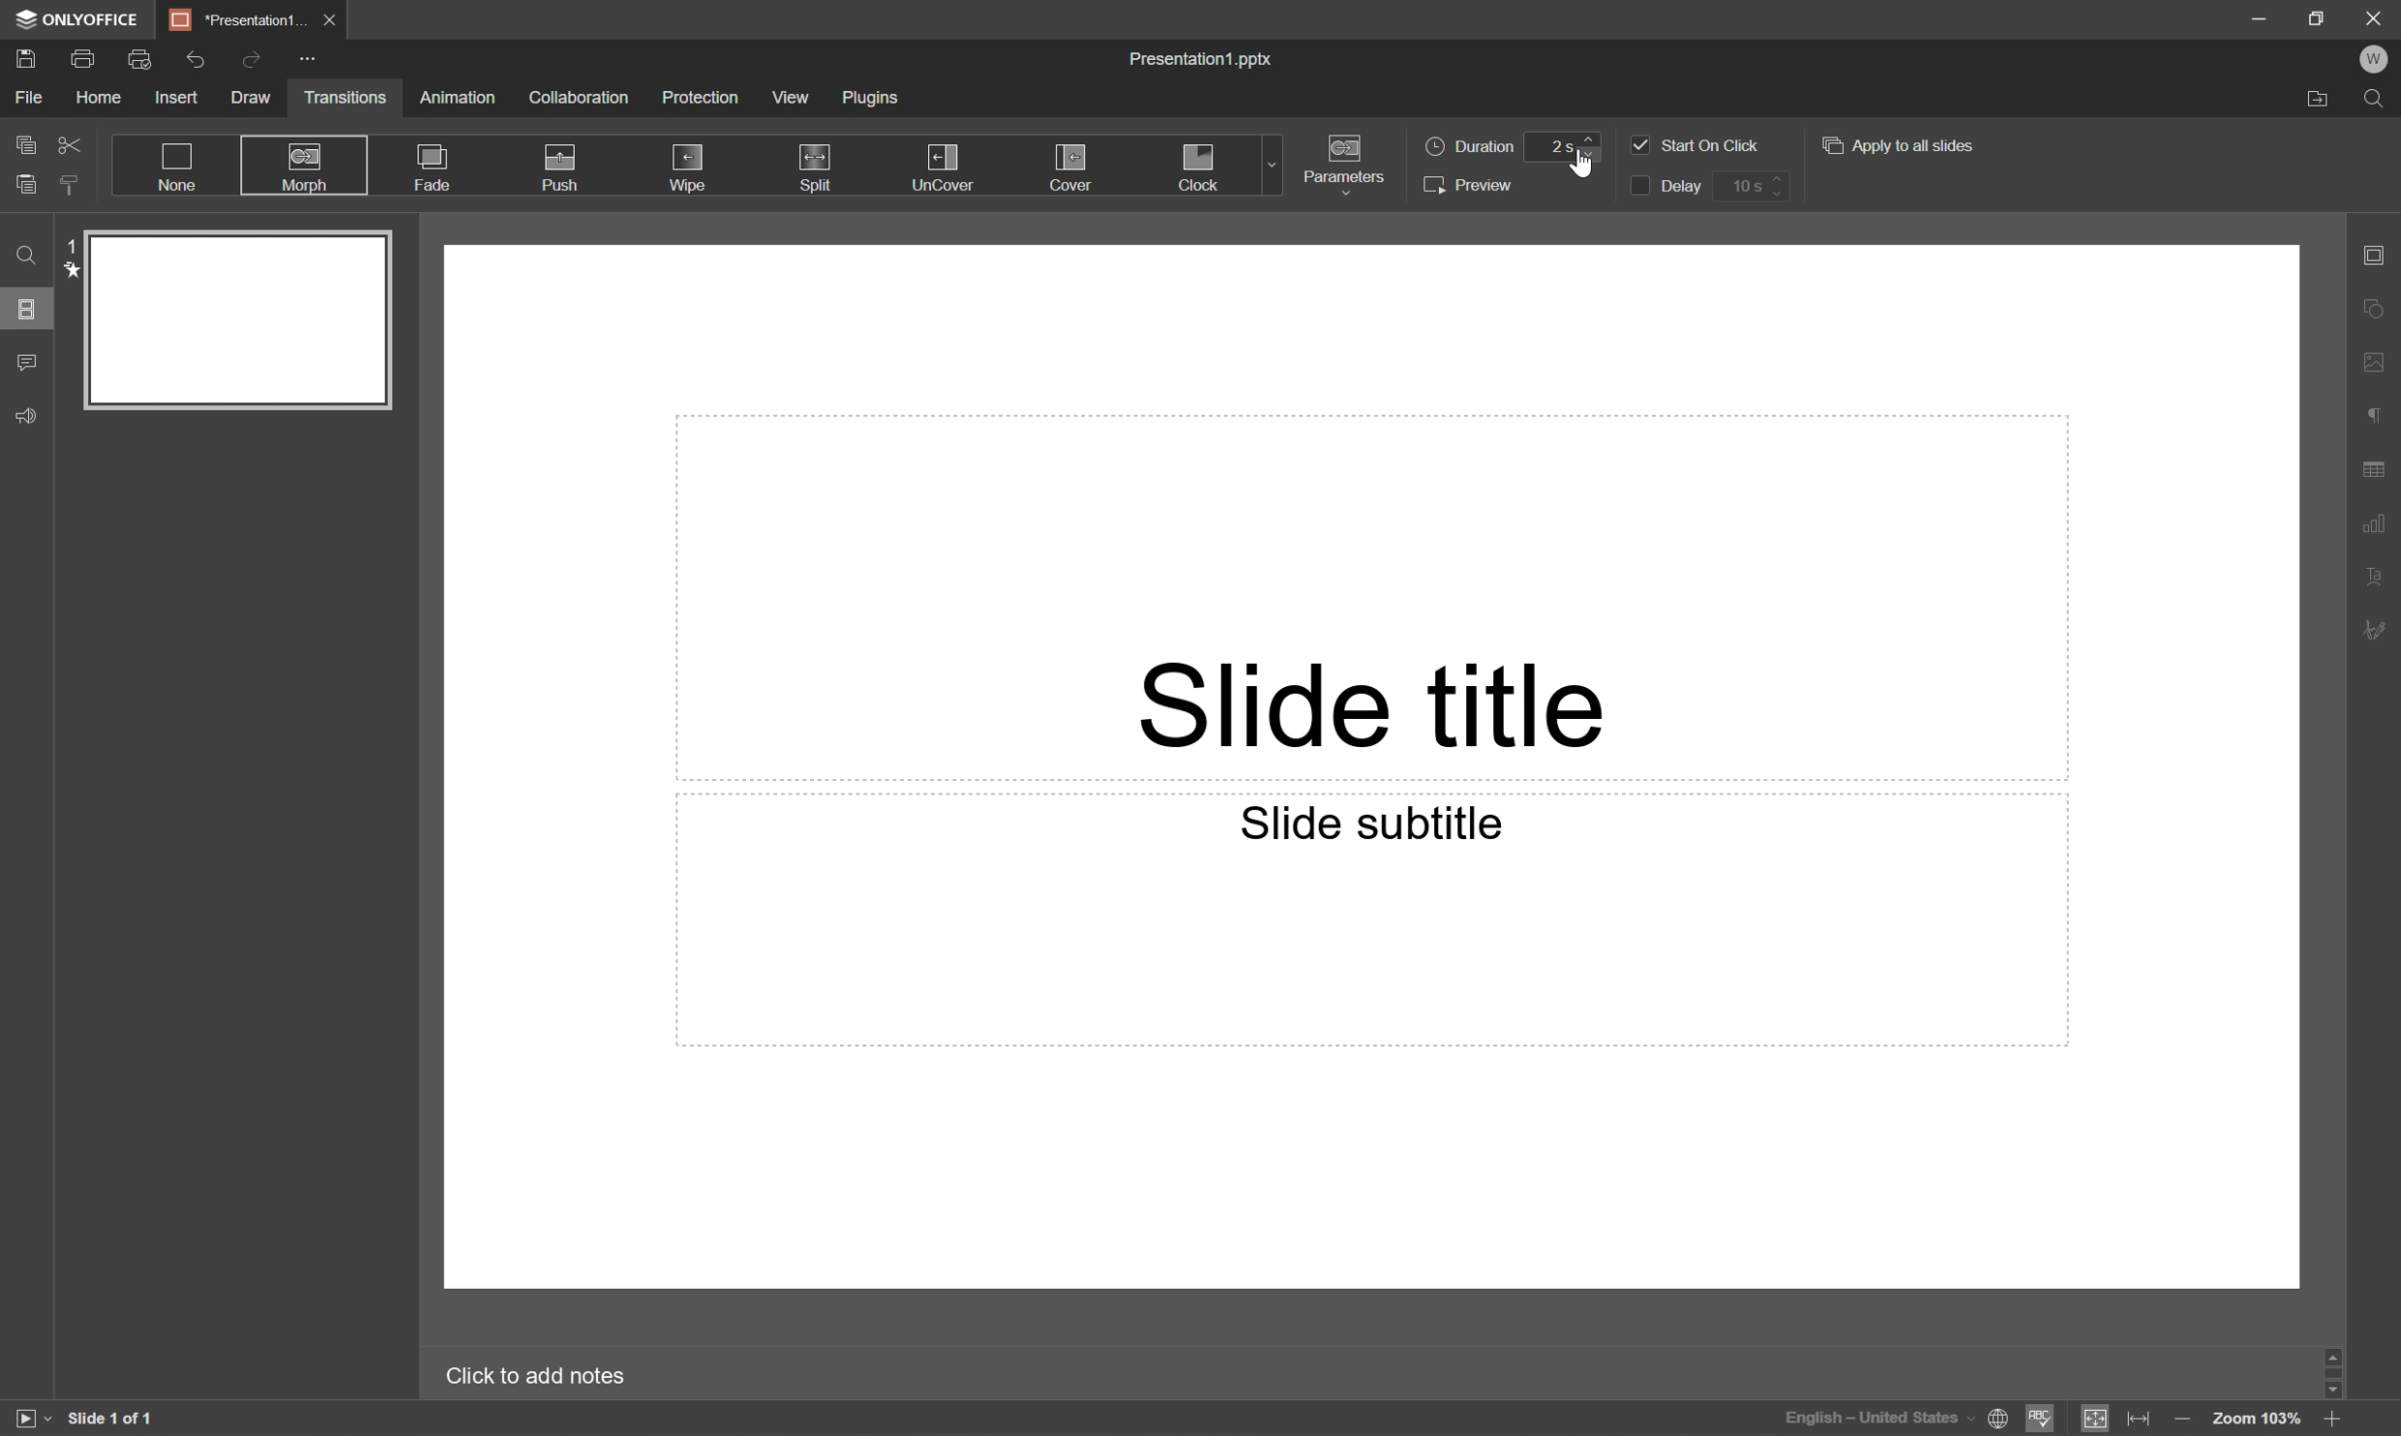 This screenshot has width=2401, height=1436. What do you see at coordinates (2377, 258) in the screenshot?
I see `Slide settings` at bounding box center [2377, 258].